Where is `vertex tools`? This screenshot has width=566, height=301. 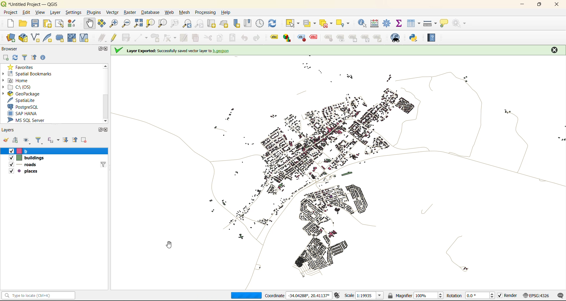
vertex tools is located at coordinates (168, 38).